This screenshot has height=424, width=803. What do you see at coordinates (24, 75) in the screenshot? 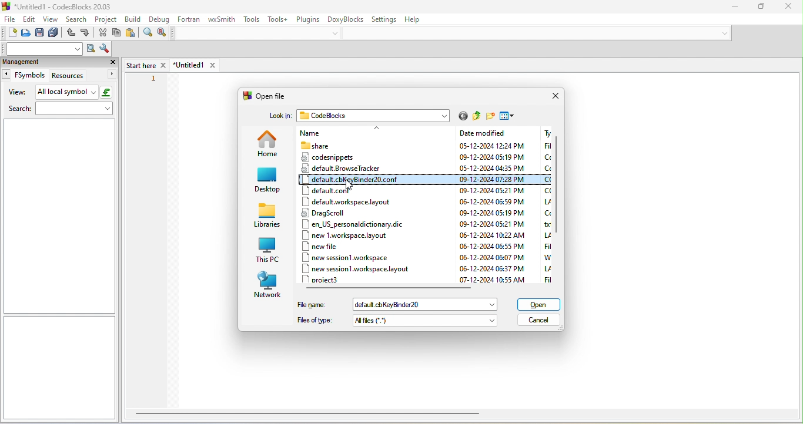
I see `fsymbols` at bounding box center [24, 75].